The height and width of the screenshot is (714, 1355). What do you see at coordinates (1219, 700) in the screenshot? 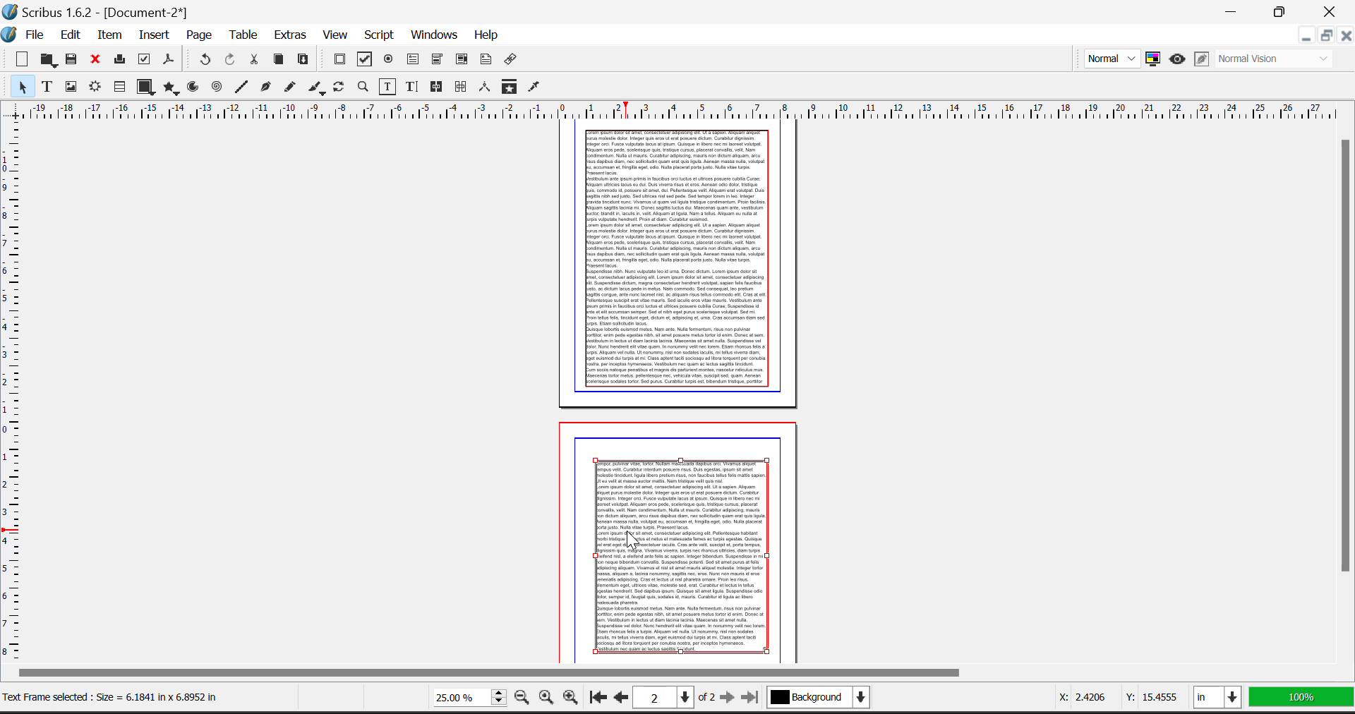
I see `Measurement Unit` at bounding box center [1219, 700].